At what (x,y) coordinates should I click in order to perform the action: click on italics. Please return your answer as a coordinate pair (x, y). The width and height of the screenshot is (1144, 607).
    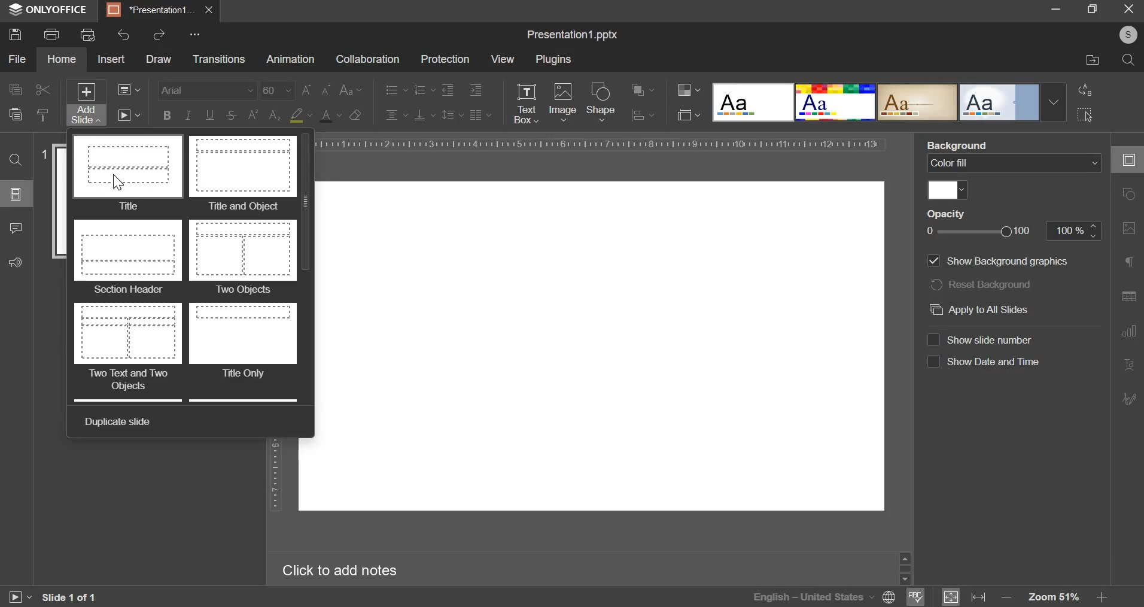
    Looking at the image, I should click on (187, 114).